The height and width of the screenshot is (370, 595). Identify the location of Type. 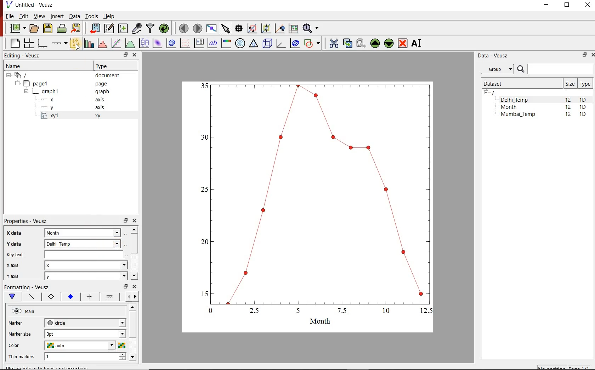
(585, 84).